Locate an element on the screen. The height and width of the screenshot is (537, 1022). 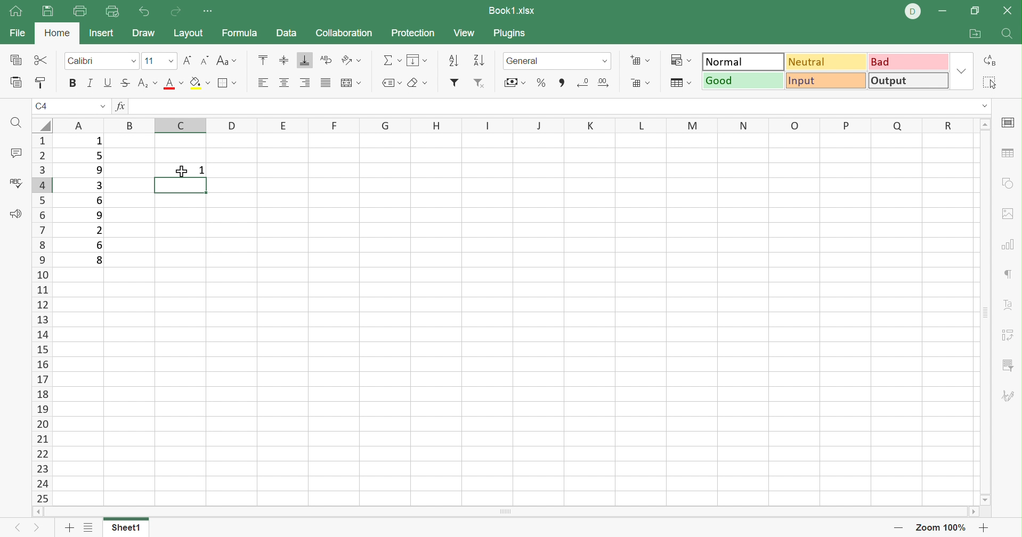
Zoom out is located at coordinates (986, 527).